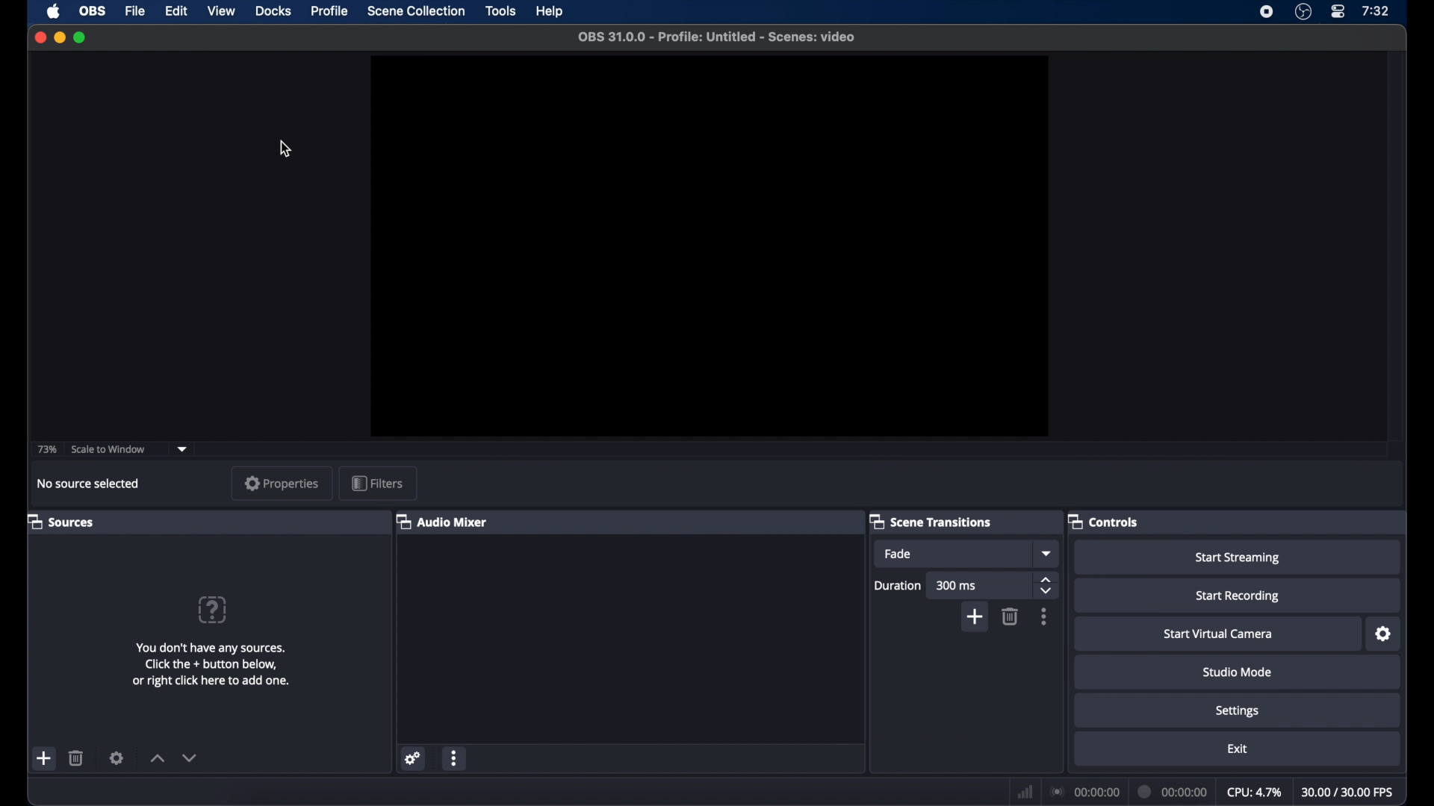 The image size is (1434, 806). I want to click on You don't have any sources.
Click the + button below,
or right click here to add one., so click(212, 664).